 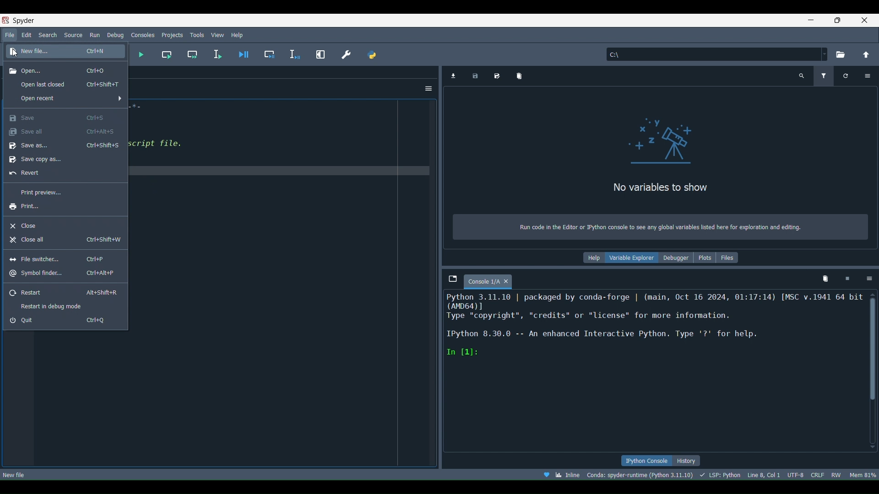 I want to click on Revert, so click(x=29, y=172).